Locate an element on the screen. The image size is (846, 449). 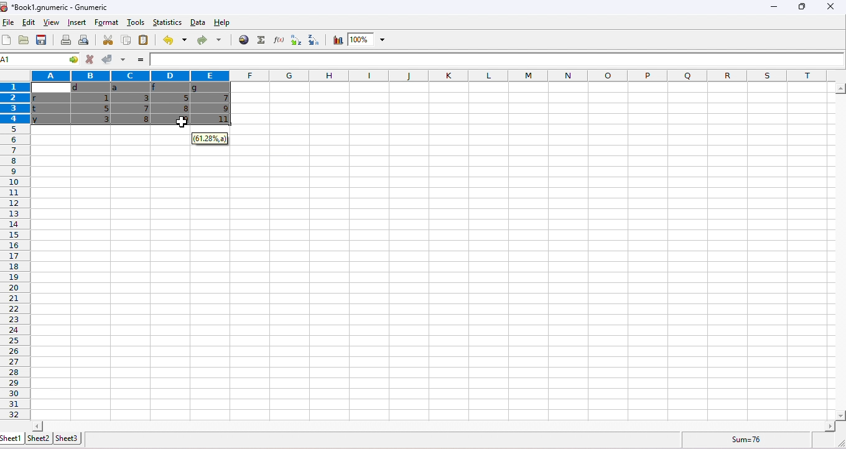
function wizard is located at coordinates (277, 40).